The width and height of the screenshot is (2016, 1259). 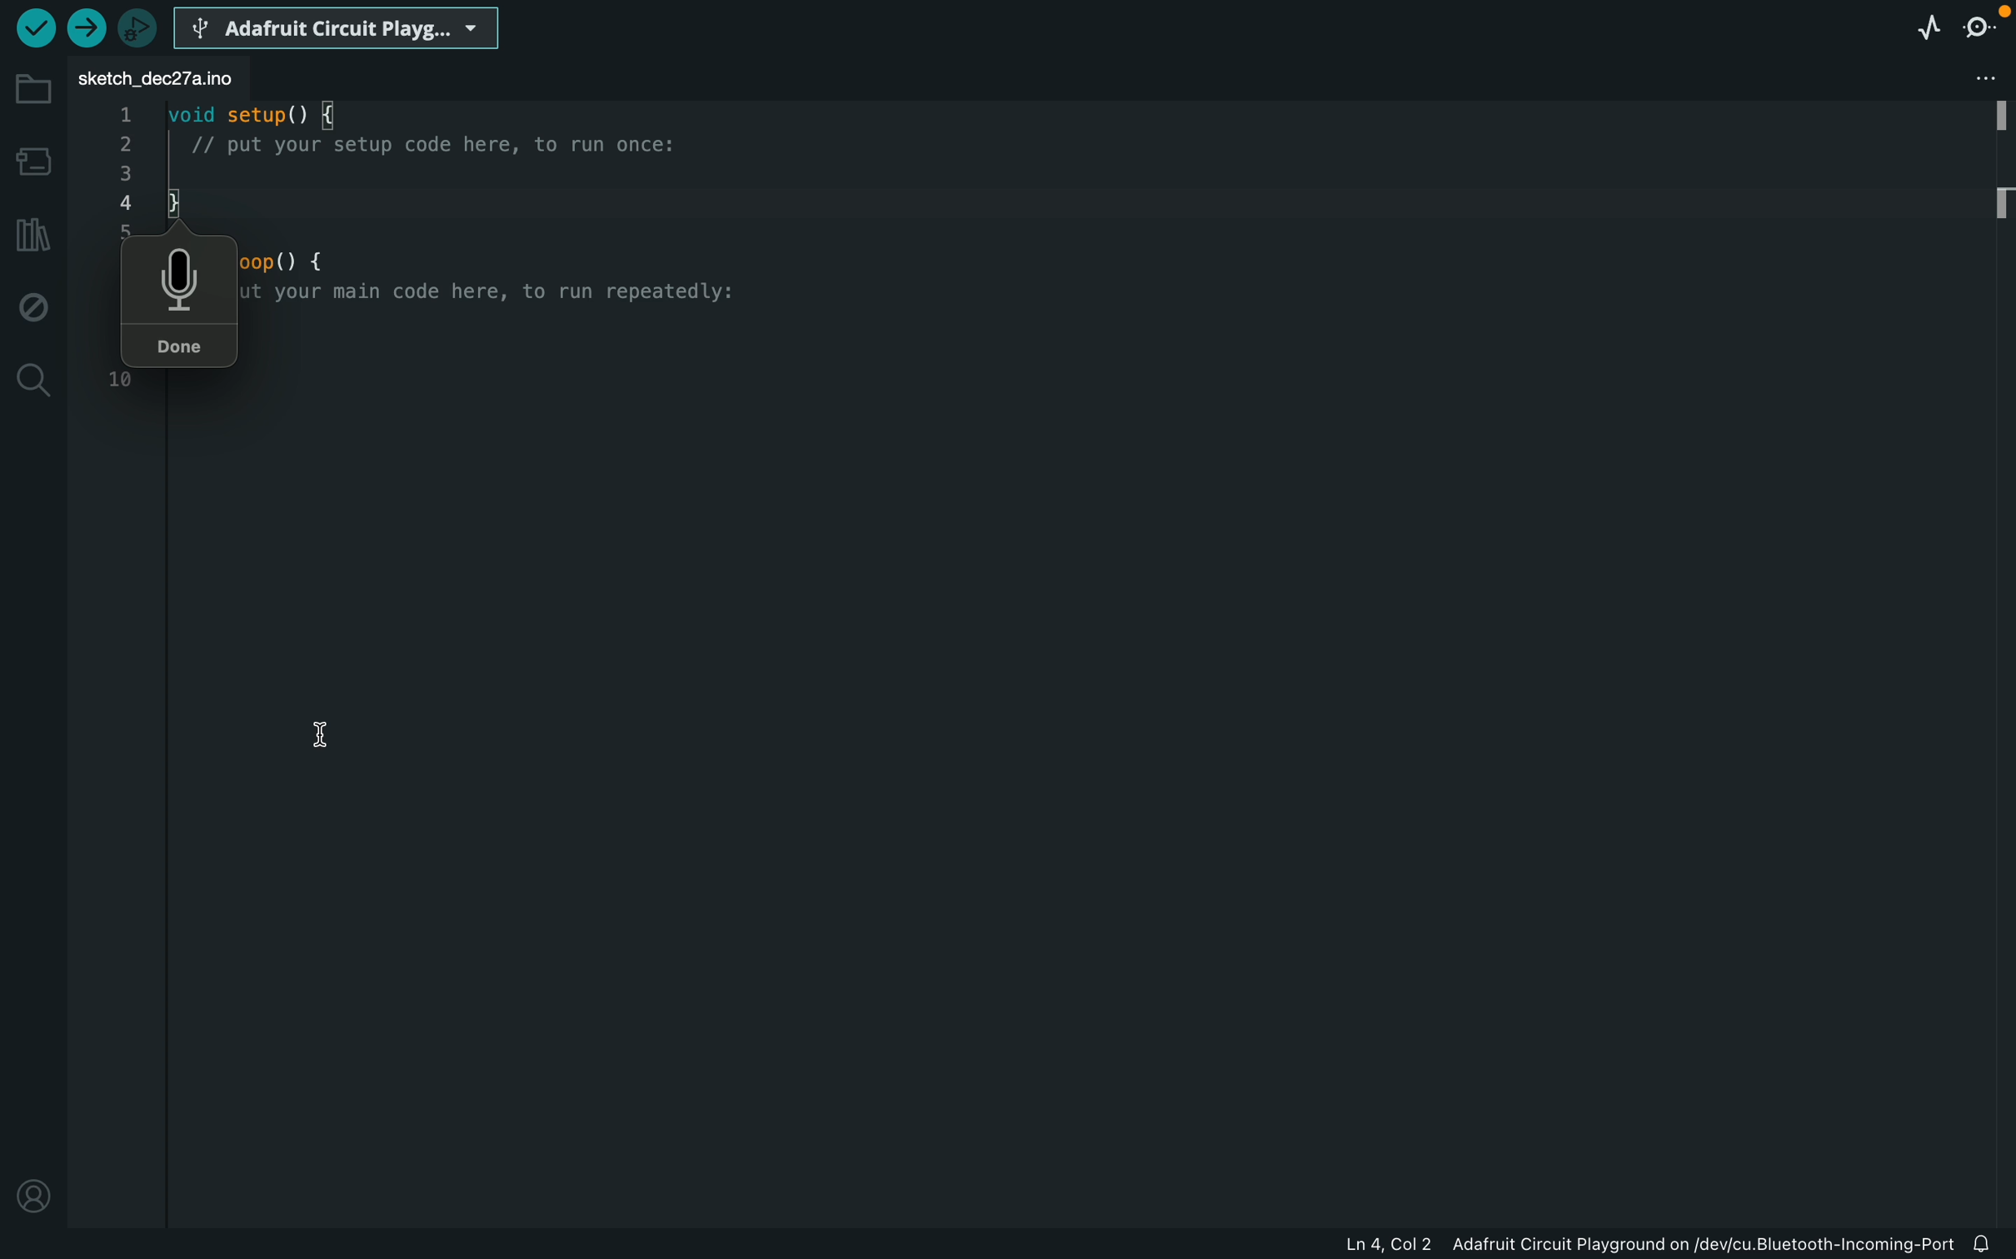 What do you see at coordinates (1916, 27) in the screenshot?
I see `serial plotter` at bounding box center [1916, 27].